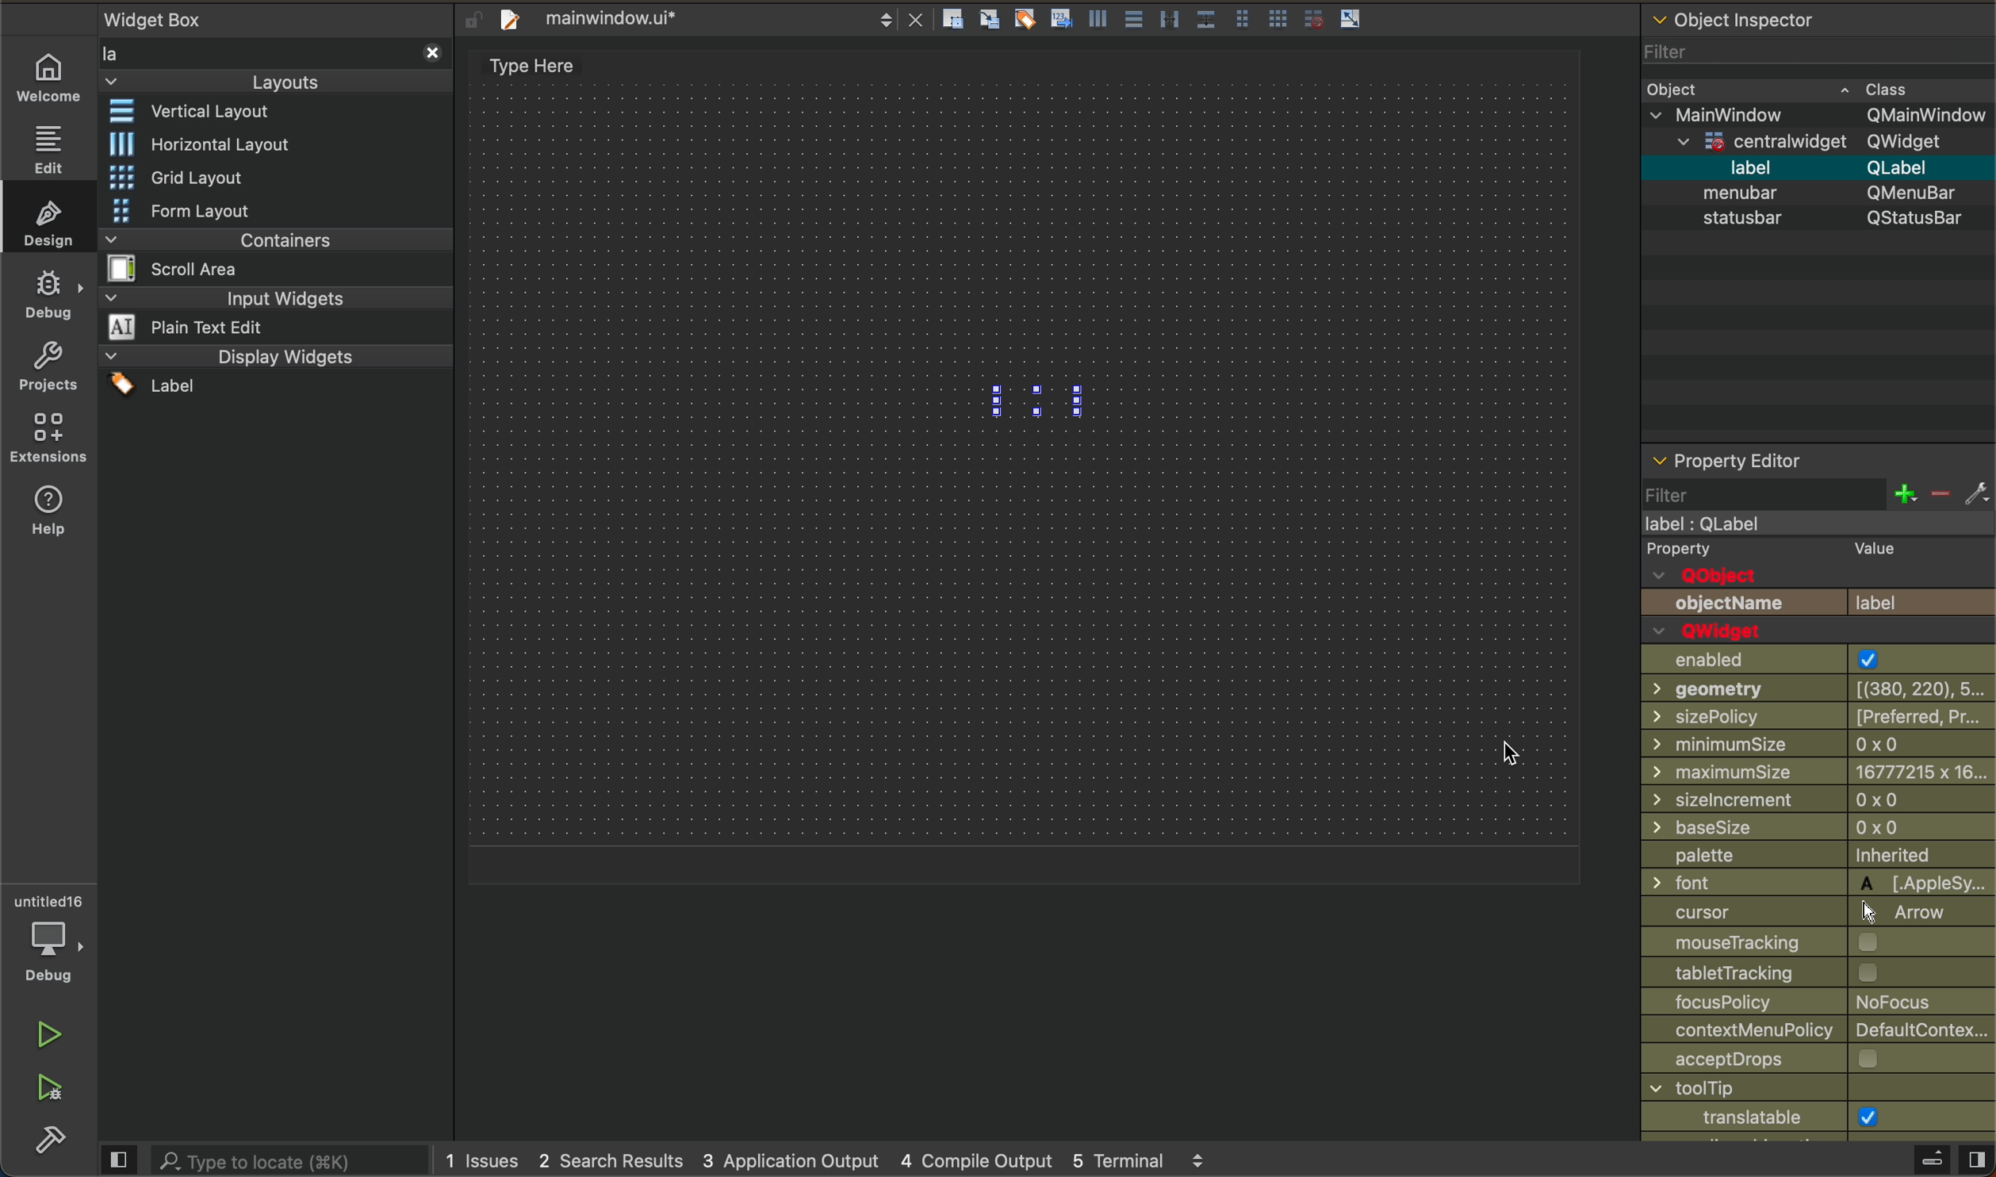  What do you see at coordinates (1795, 944) in the screenshot?
I see `mouse tracking` at bounding box center [1795, 944].